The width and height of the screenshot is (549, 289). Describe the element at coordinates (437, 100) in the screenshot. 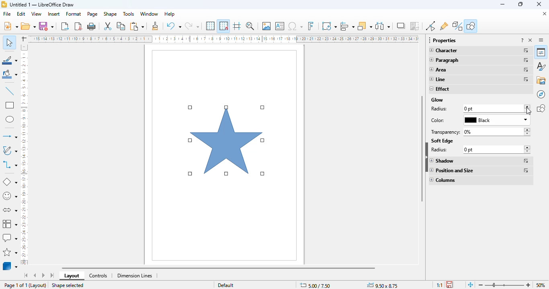

I see `glow` at that location.